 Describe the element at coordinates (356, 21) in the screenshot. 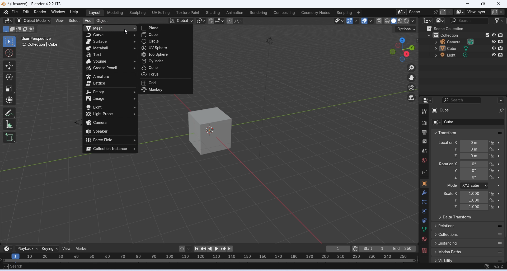

I see `gizmos` at that location.